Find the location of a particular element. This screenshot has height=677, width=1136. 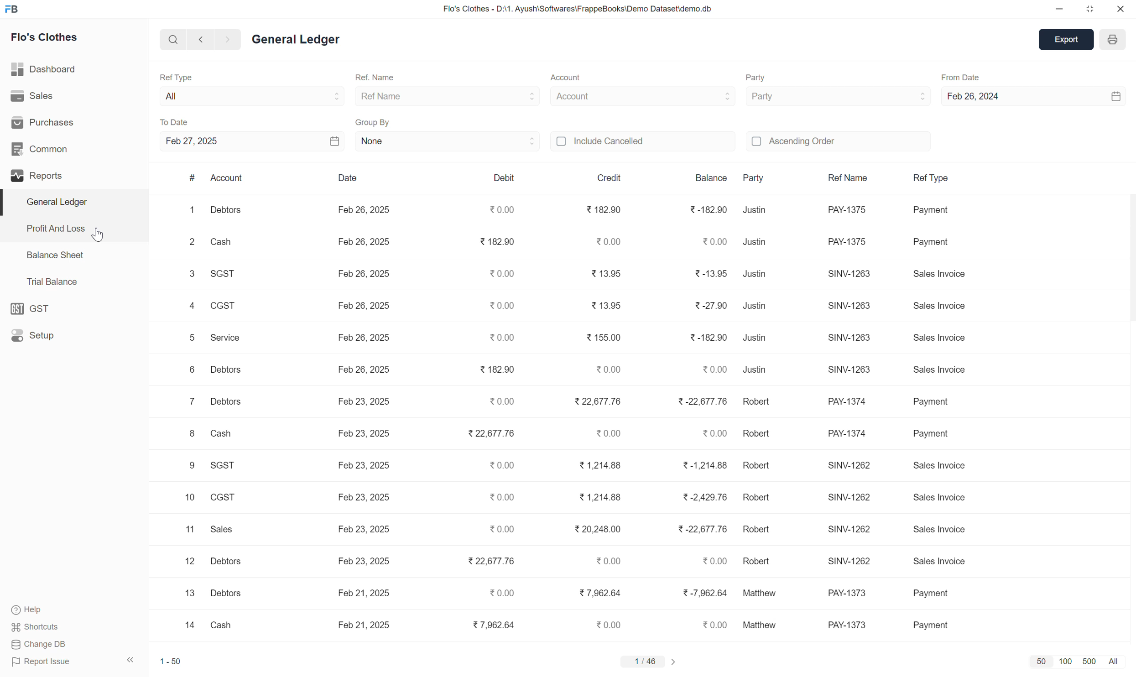

8 is located at coordinates (190, 435).